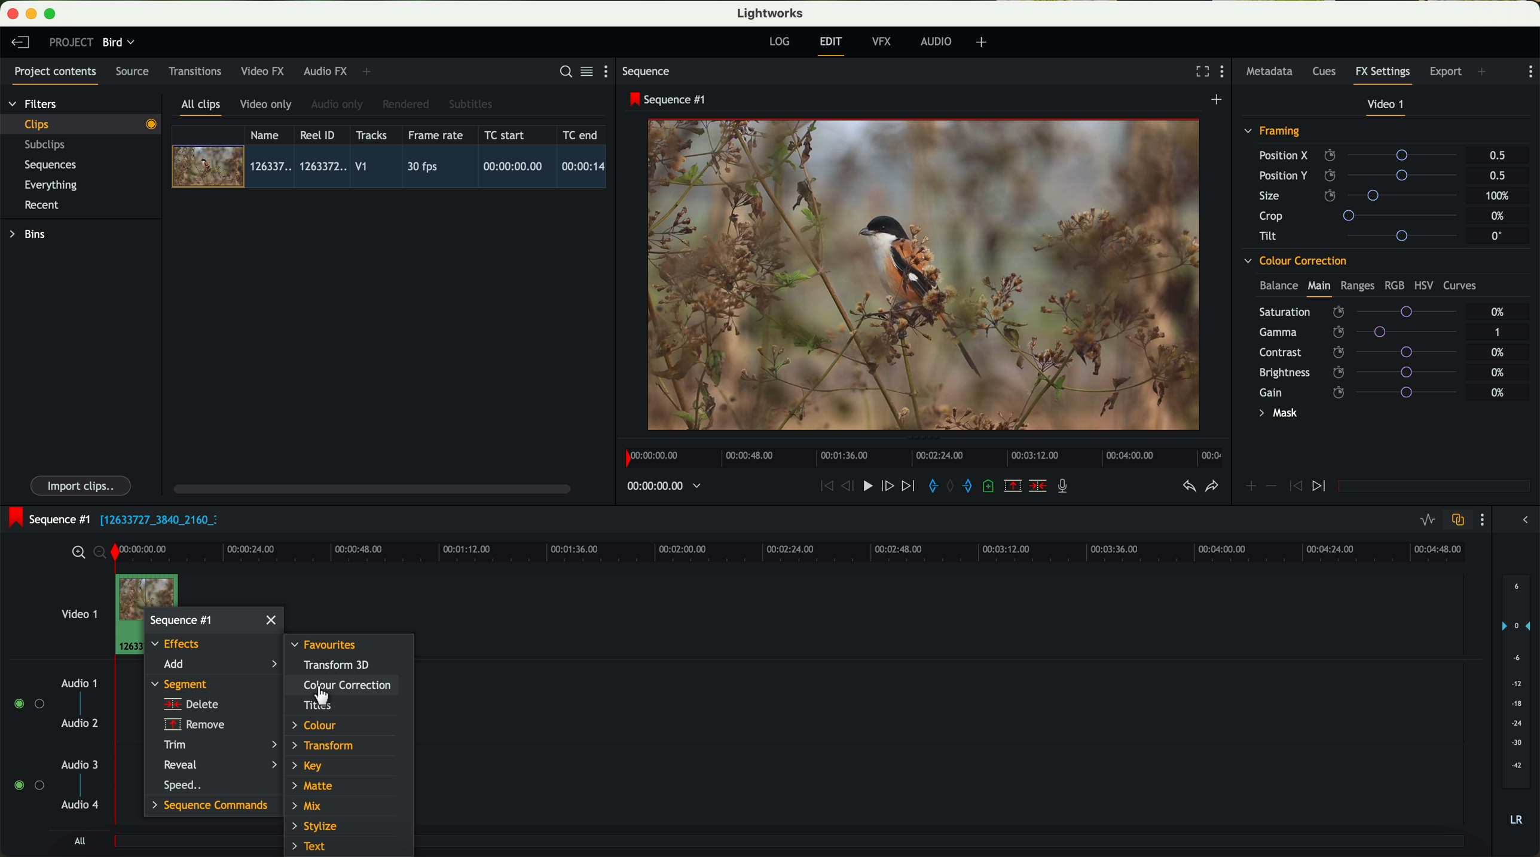  What do you see at coordinates (407, 105) in the screenshot?
I see `rendered` at bounding box center [407, 105].